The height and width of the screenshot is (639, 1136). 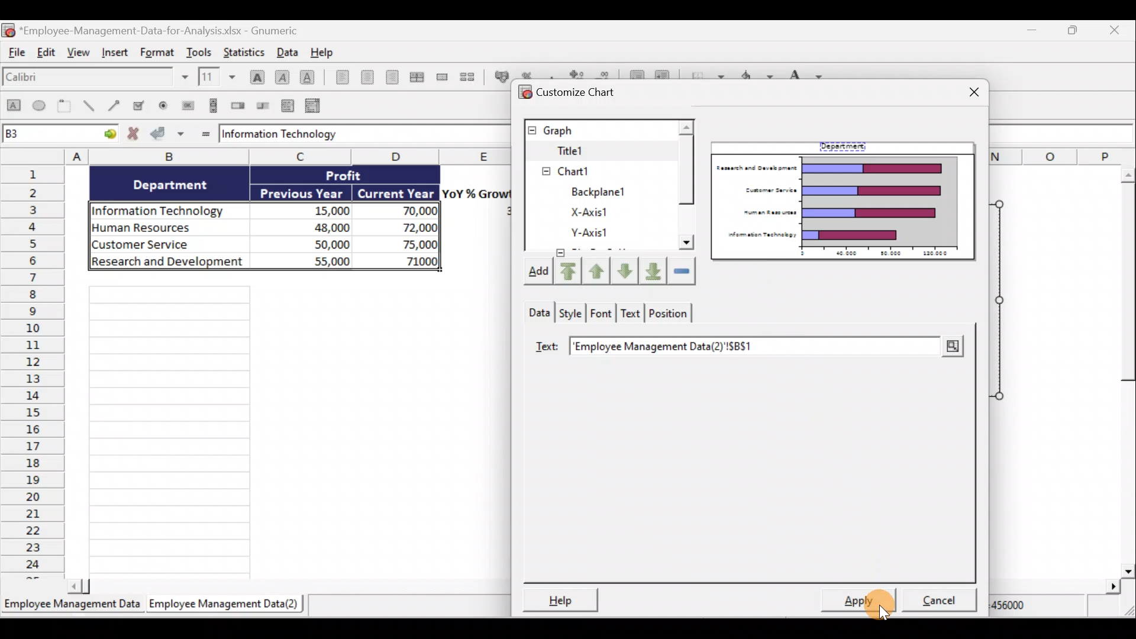 What do you see at coordinates (586, 171) in the screenshot?
I see `Backplane1` at bounding box center [586, 171].